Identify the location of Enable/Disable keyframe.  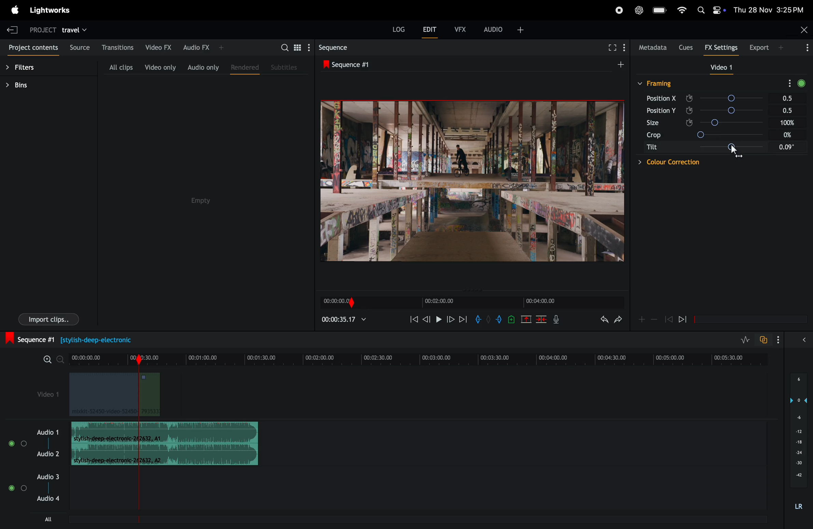
(689, 124).